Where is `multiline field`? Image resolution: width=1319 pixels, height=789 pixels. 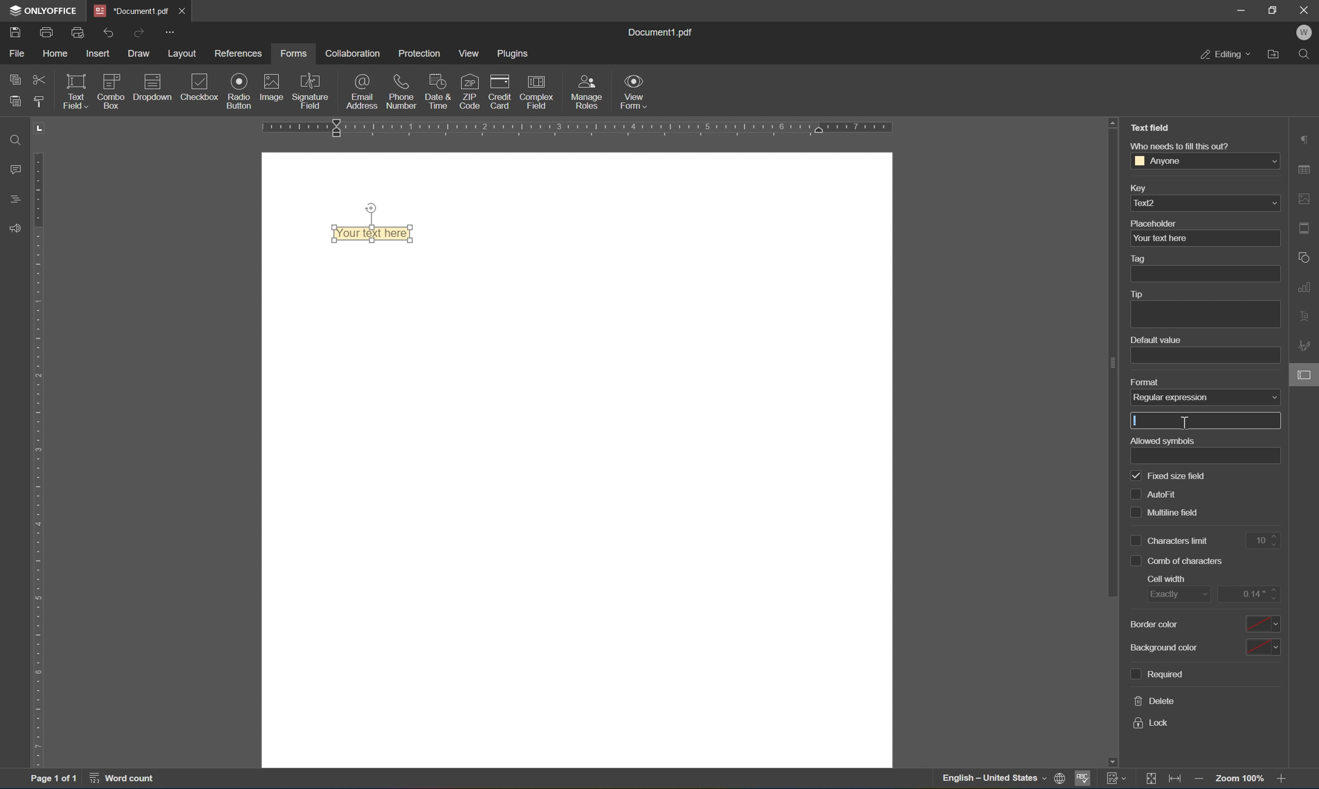
multiline field is located at coordinates (1166, 511).